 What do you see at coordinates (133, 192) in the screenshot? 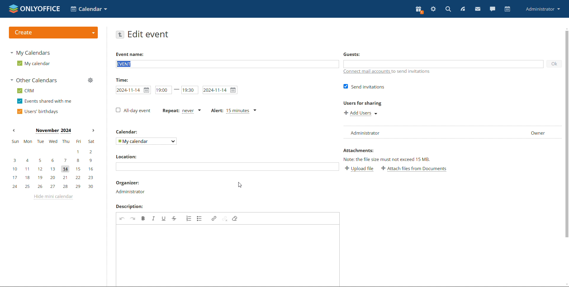
I see `Administrator` at bounding box center [133, 192].